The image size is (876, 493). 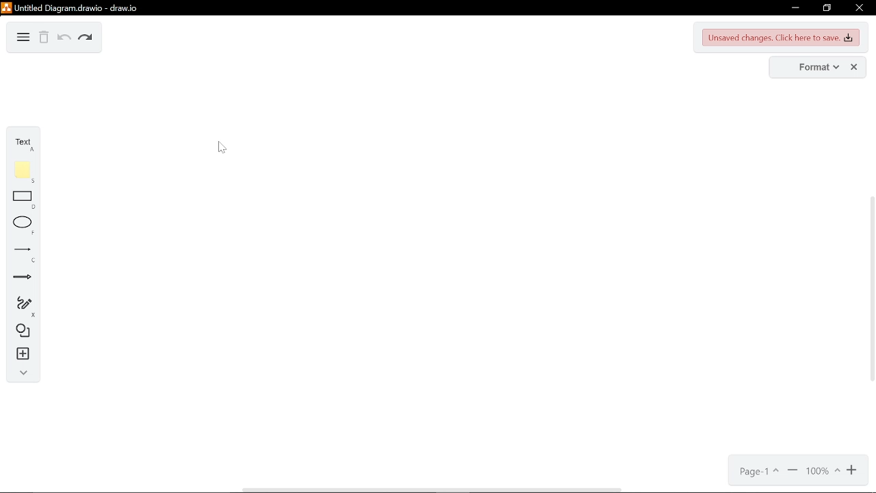 I want to click on redo, so click(x=86, y=39).